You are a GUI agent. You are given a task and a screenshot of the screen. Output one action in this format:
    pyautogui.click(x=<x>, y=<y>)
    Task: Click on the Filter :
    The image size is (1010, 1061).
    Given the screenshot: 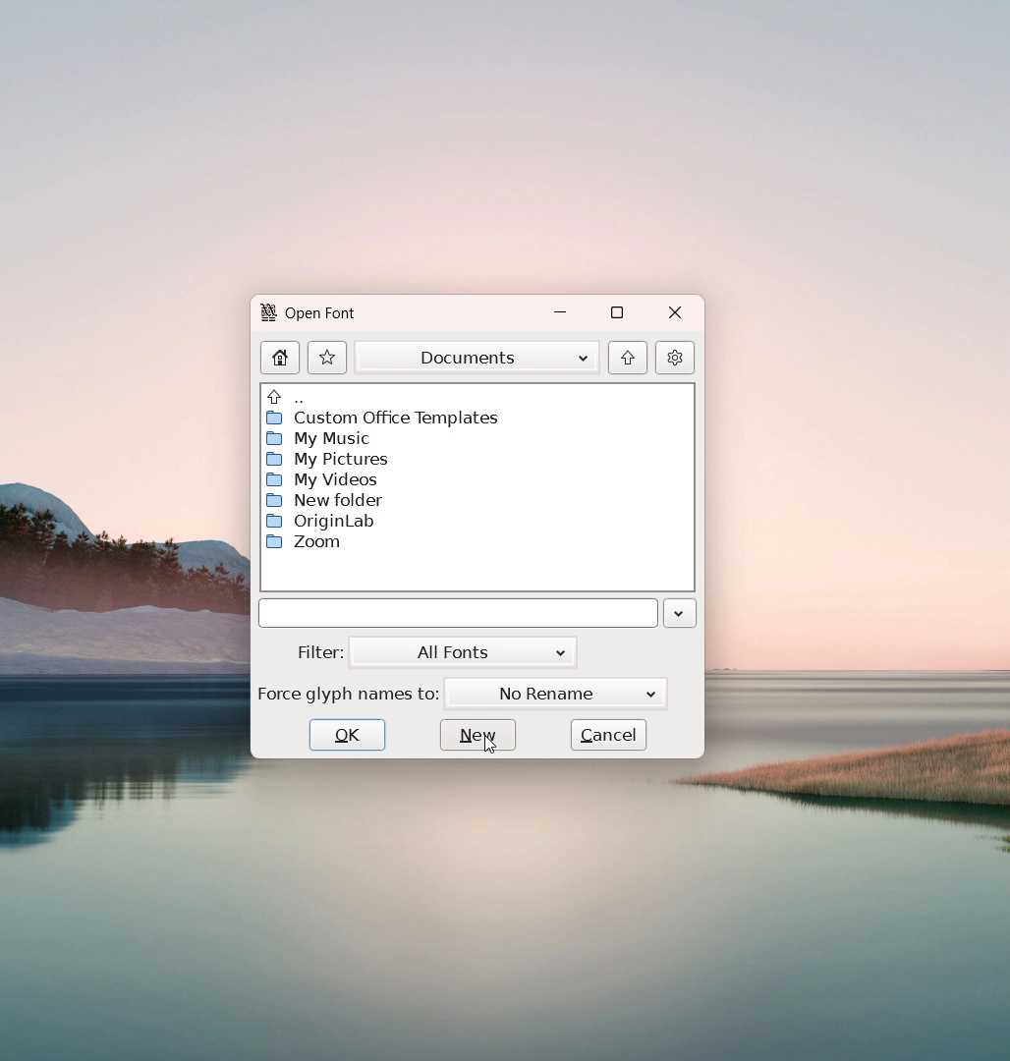 What is the action you would take?
    pyautogui.click(x=321, y=652)
    